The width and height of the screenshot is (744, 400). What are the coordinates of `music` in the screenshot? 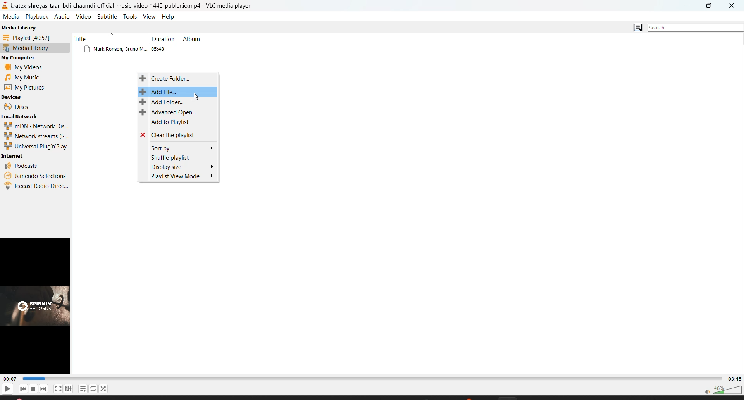 It's located at (25, 78).